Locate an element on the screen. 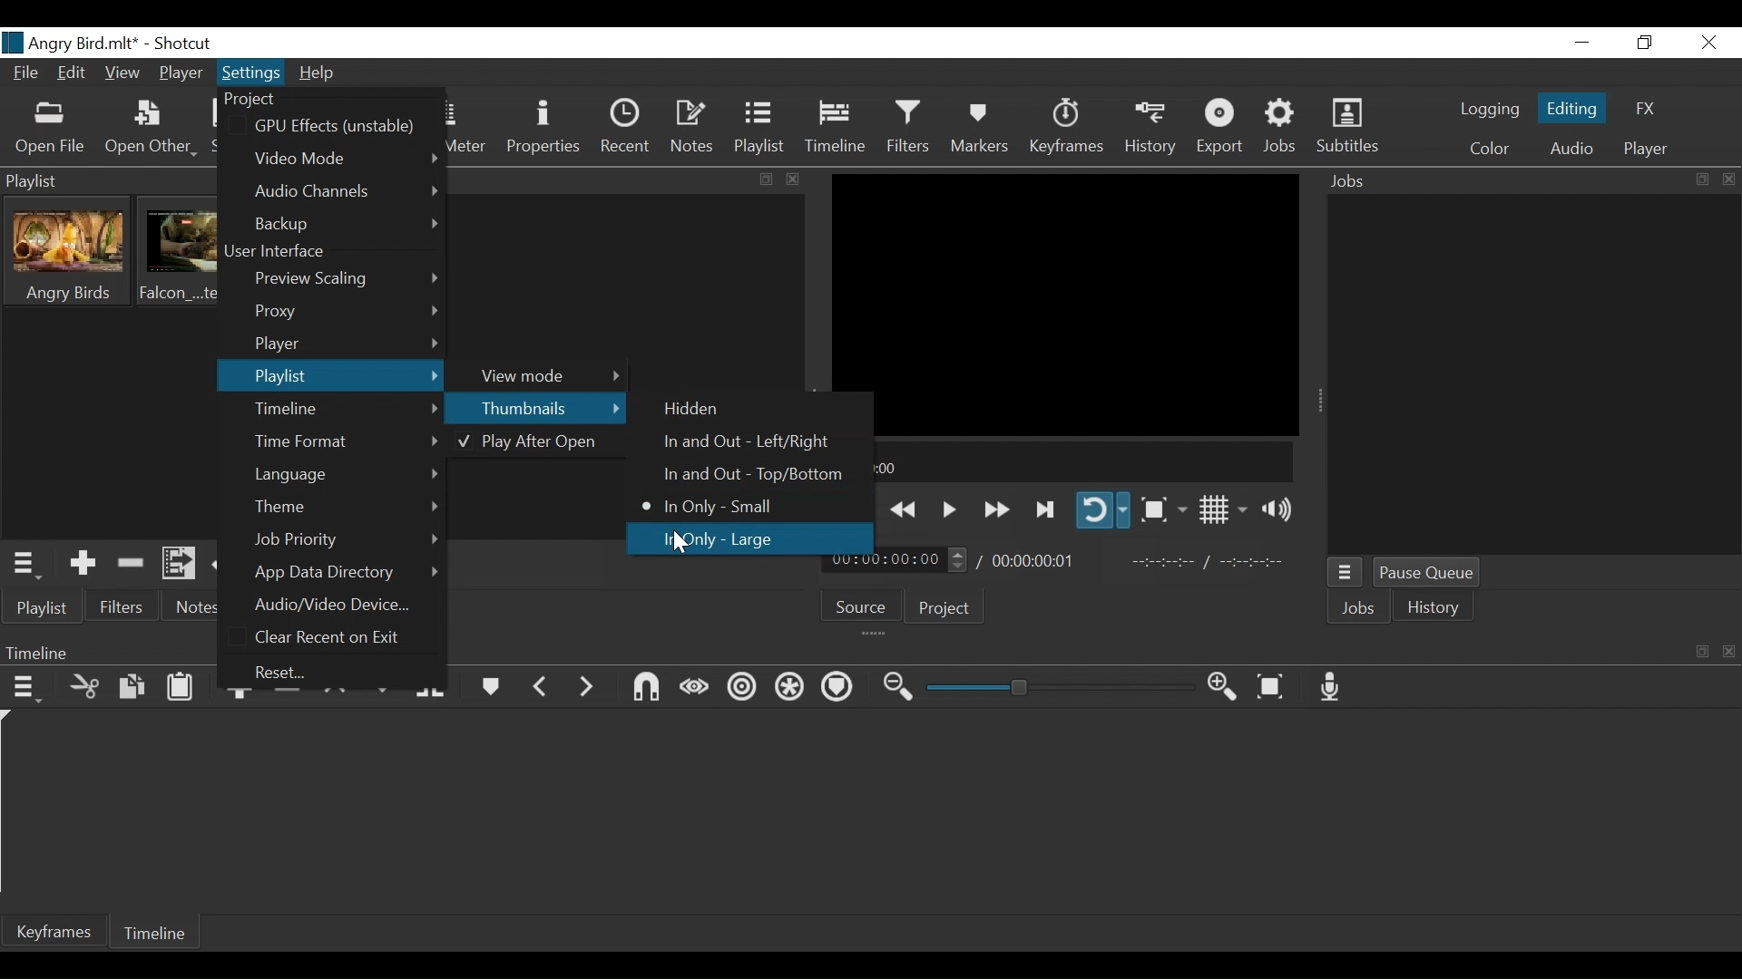 Image resolution: width=1742 pixels, height=979 pixels. Jobs Menu is located at coordinates (1346, 574).